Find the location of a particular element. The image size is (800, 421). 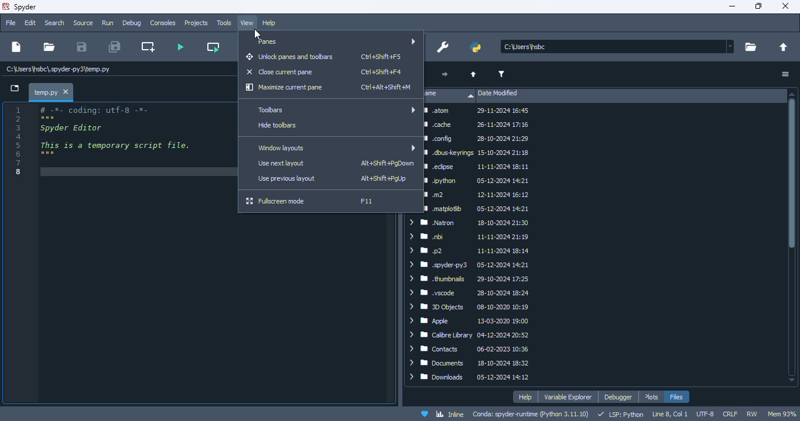

debug is located at coordinates (132, 22).